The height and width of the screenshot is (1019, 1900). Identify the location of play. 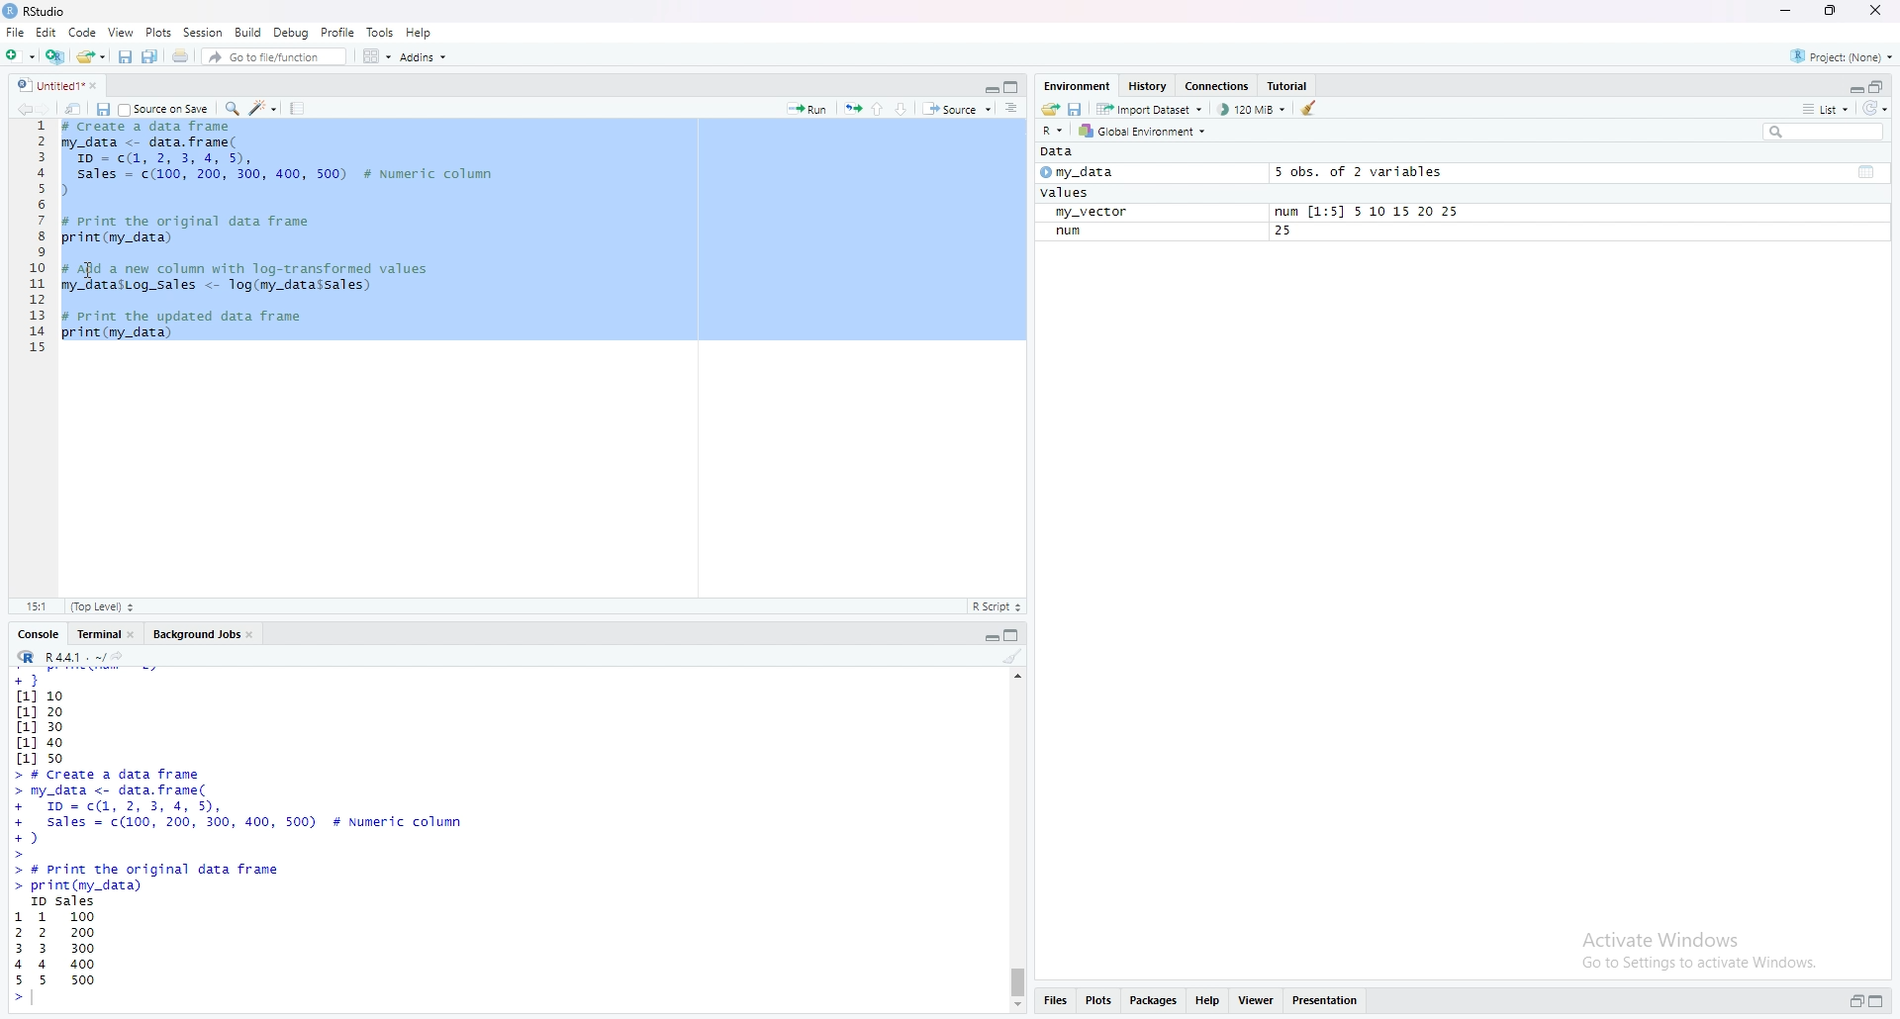
(1044, 175).